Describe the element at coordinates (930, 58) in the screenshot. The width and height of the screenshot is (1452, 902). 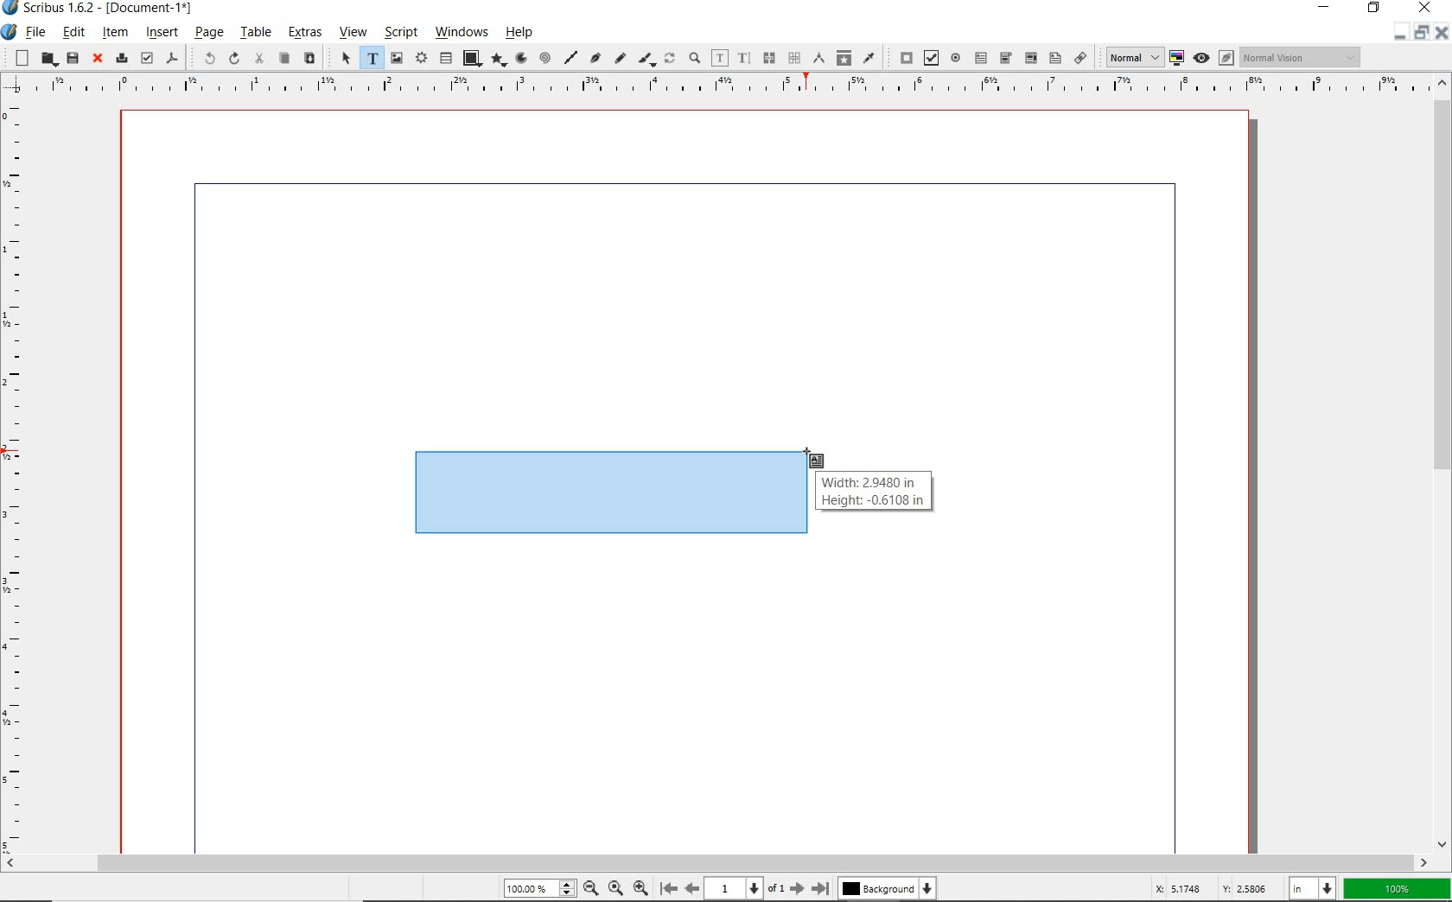
I see `pdf check box` at that location.